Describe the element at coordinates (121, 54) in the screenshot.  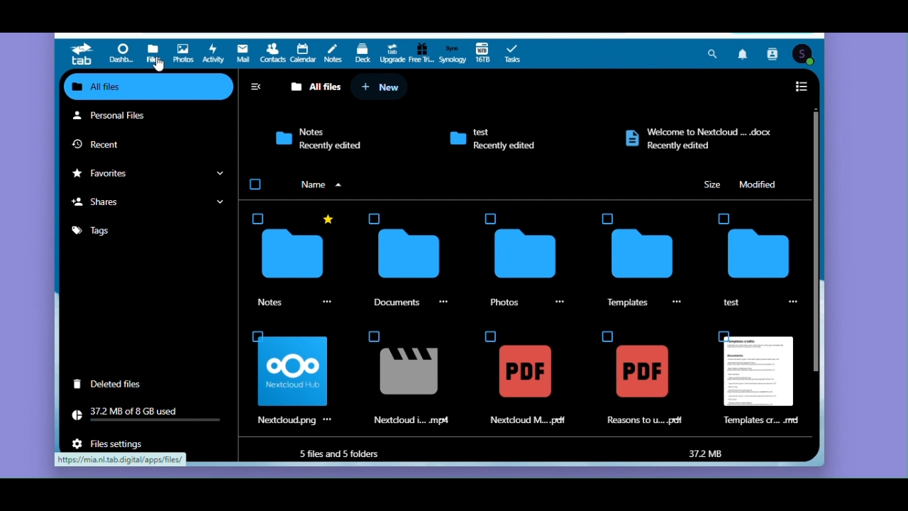
I see `Dashboard` at that location.